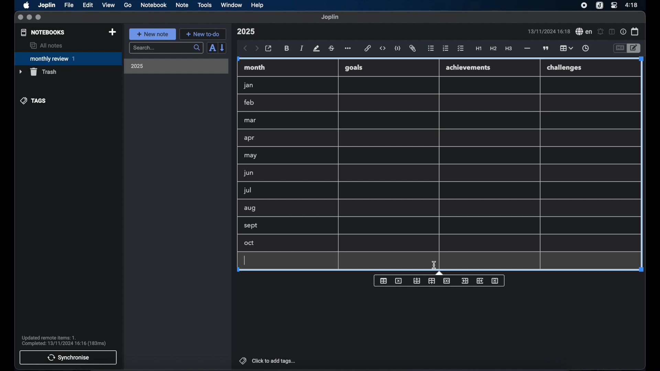 The image size is (660, 371). Describe the element at coordinates (69, 5) in the screenshot. I see `file` at that location.